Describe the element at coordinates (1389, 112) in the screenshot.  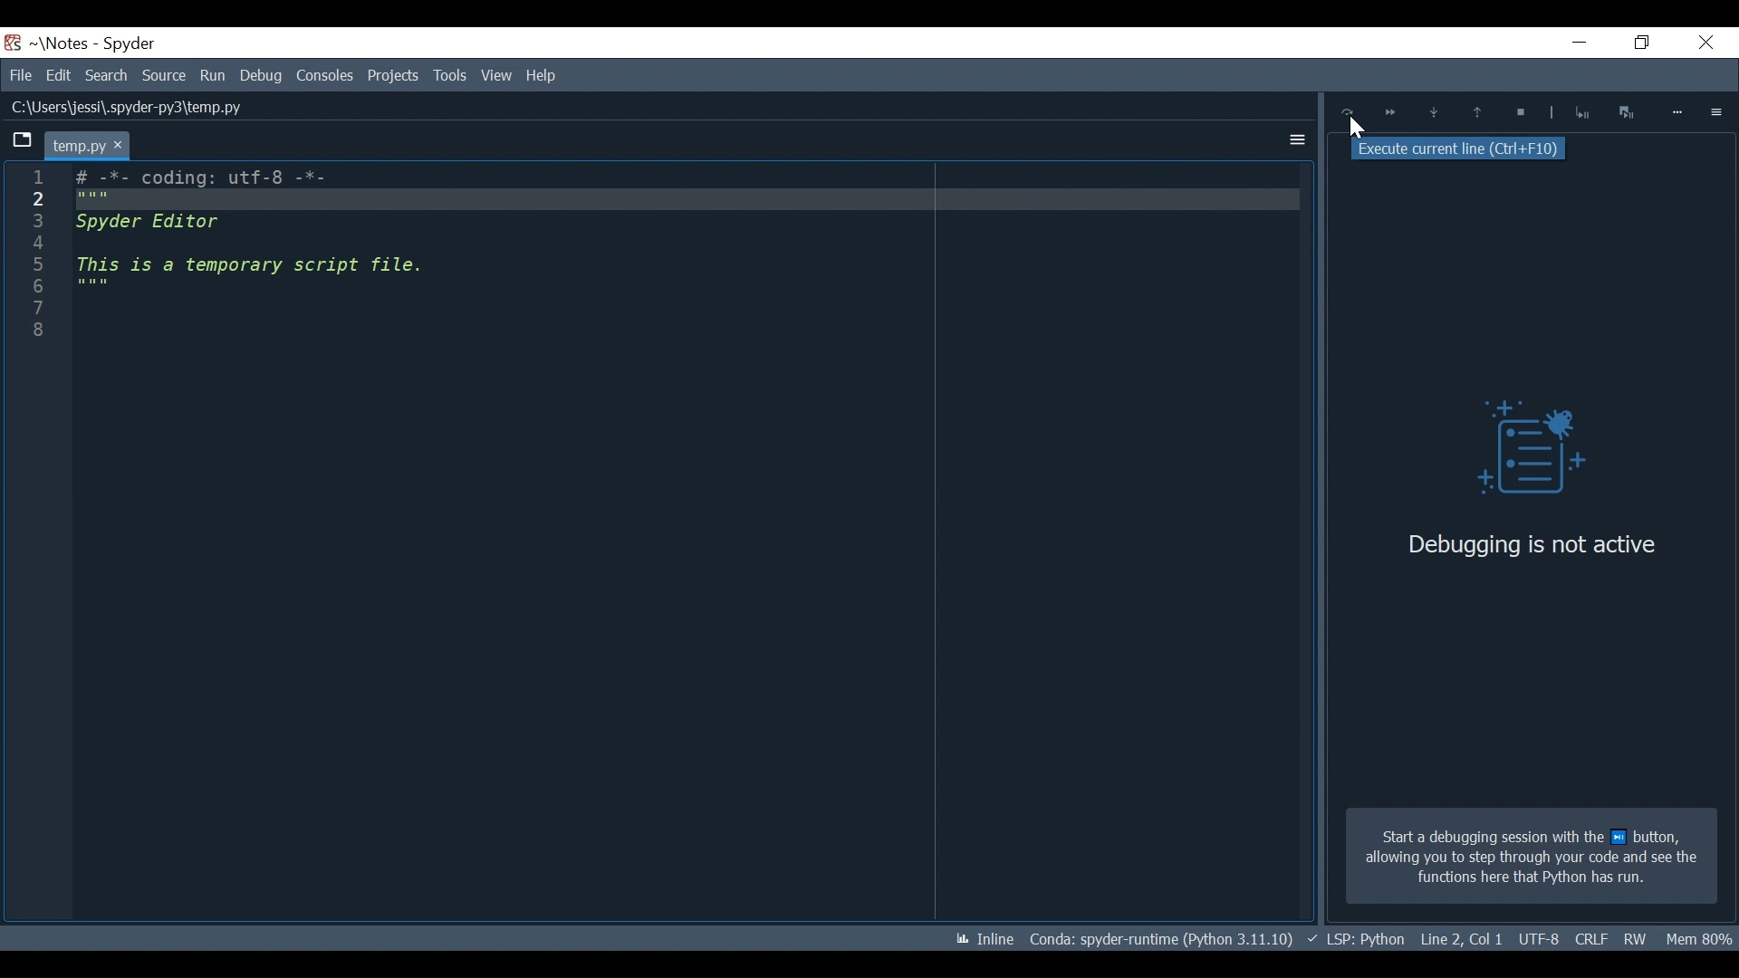
I see `Continue ExecutionUntil next breakpoint` at that location.